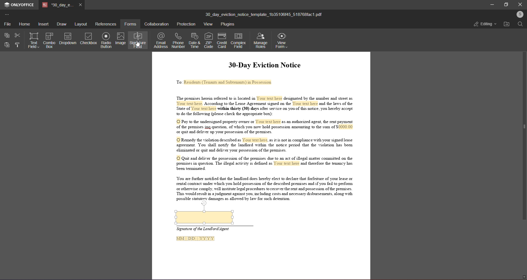  Describe the element at coordinates (18, 35) in the screenshot. I see `cut` at that location.